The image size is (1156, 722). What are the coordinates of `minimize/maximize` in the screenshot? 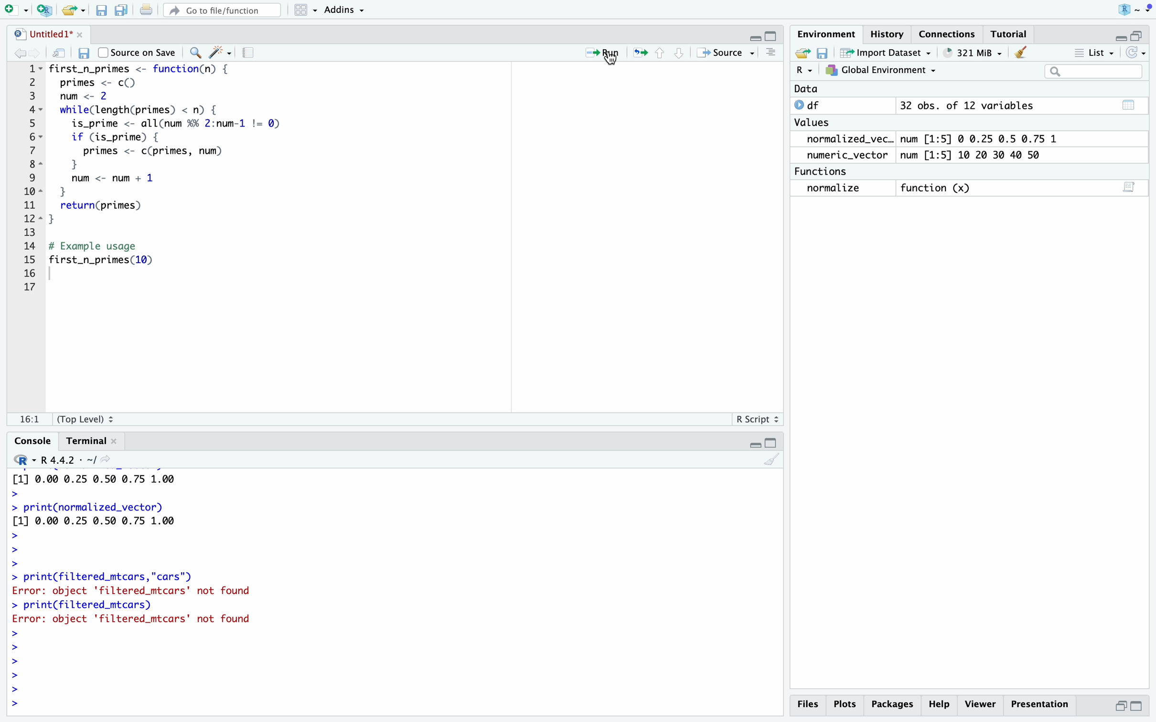 It's located at (769, 438).